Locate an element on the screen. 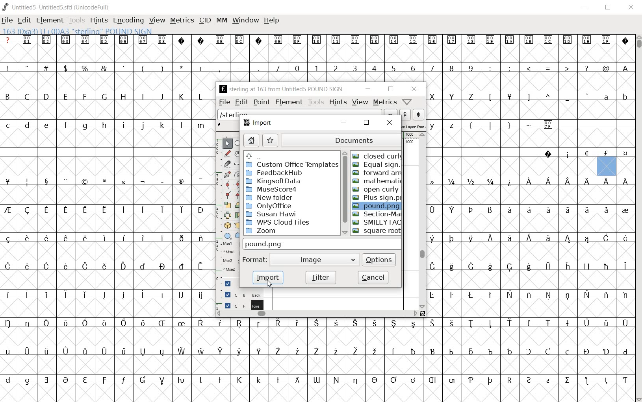 This screenshot has width=642, height=402. Symbol is located at coordinates (394, 324).